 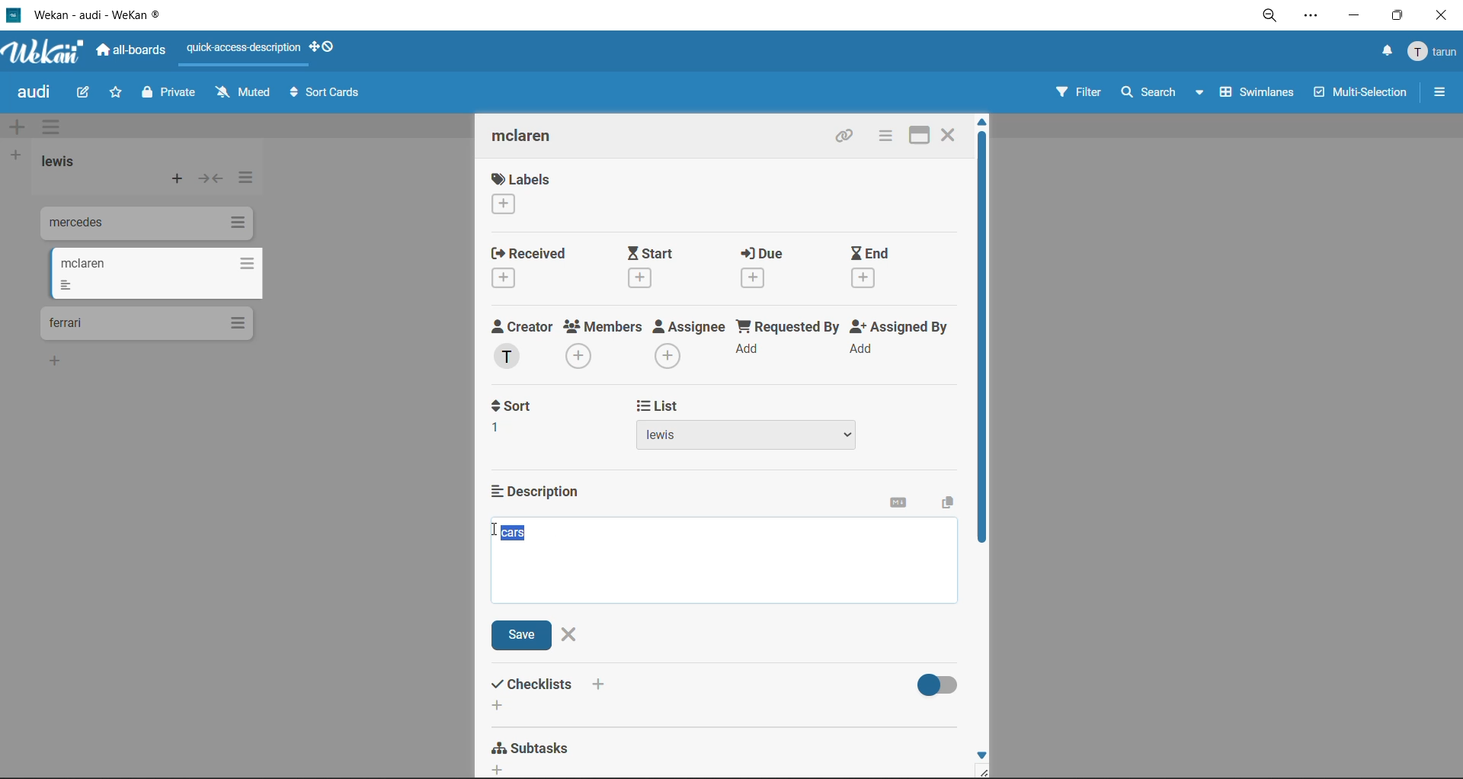 What do you see at coordinates (606, 346) in the screenshot?
I see `members` at bounding box center [606, 346].